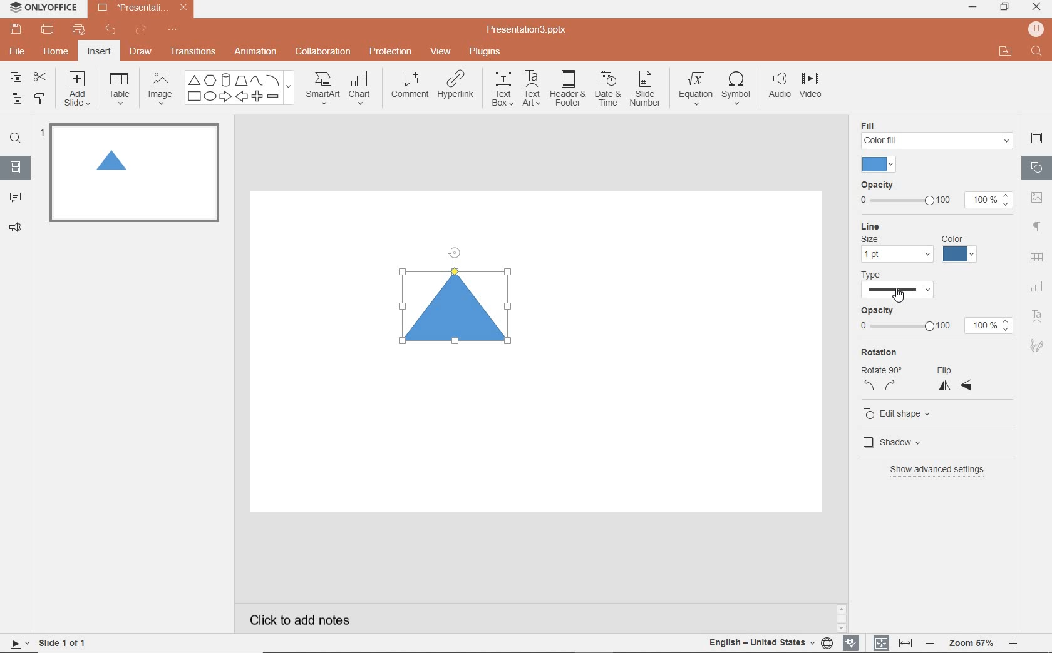 This screenshot has height=653, width=1052. What do you see at coordinates (771, 642) in the screenshot?
I see `TEXT LANGUAGE` at bounding box center [771, 642].